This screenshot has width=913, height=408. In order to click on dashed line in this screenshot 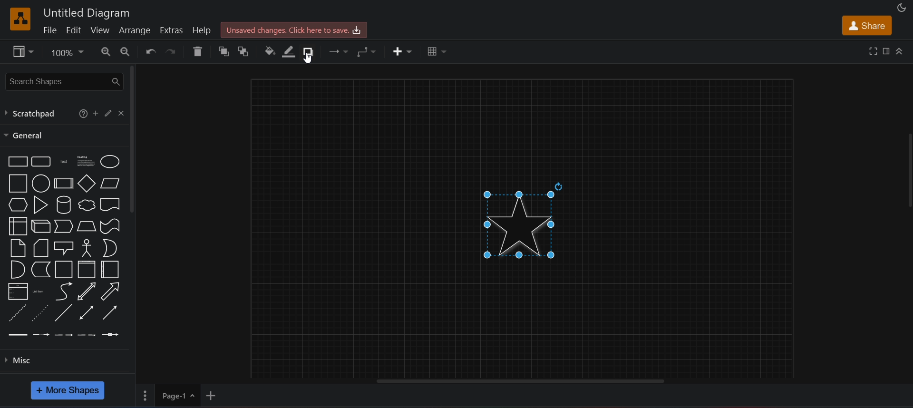, I will do `click(17, 312)`.